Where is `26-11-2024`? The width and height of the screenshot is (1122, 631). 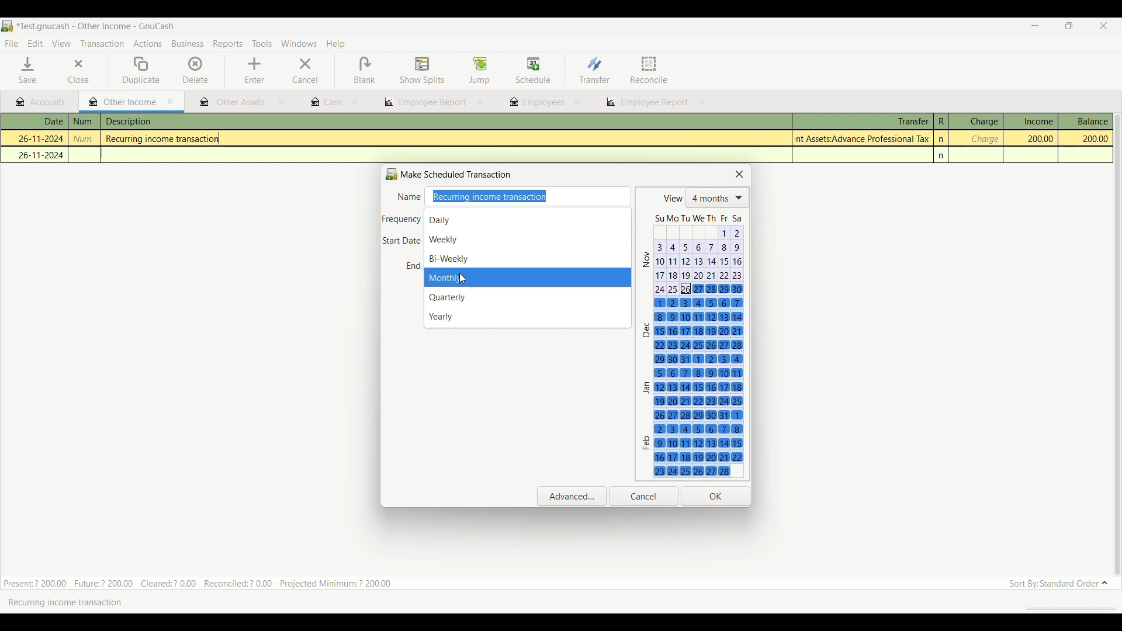 26-11-2024 is located at coordinates (38, 155).